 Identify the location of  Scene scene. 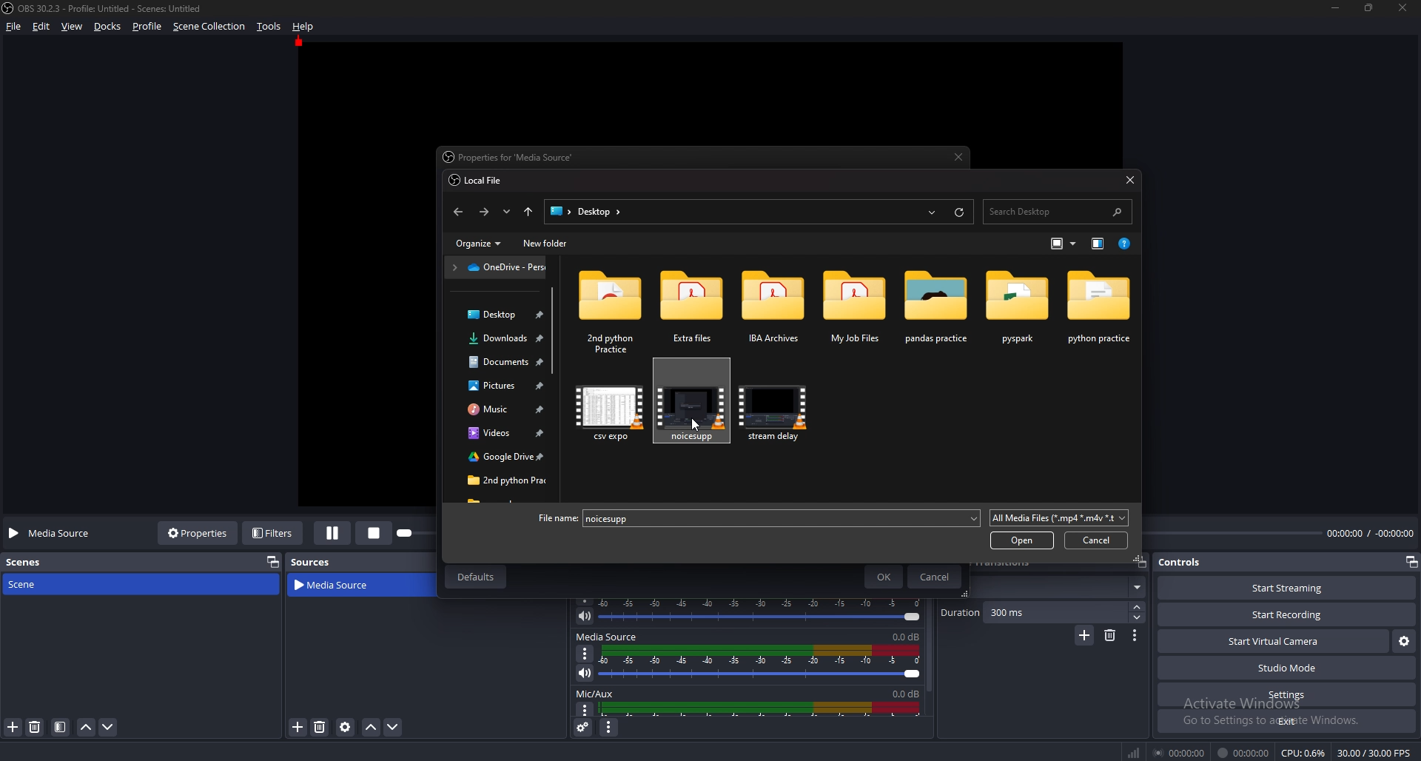
(33, 583).